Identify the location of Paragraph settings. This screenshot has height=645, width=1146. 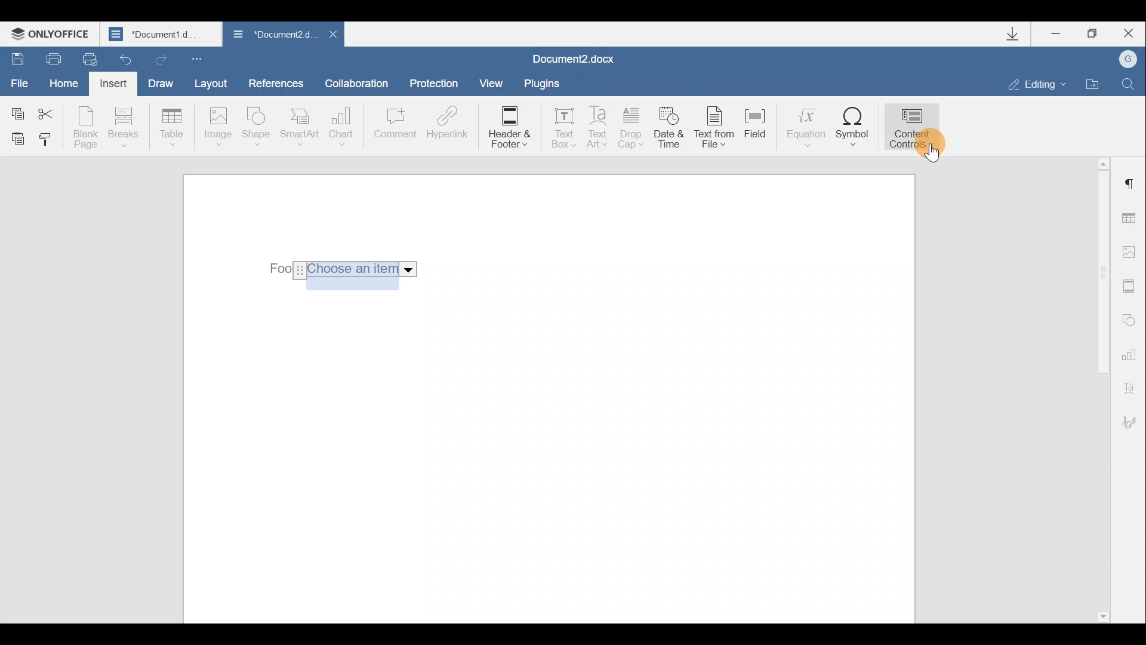
(1130, 184).